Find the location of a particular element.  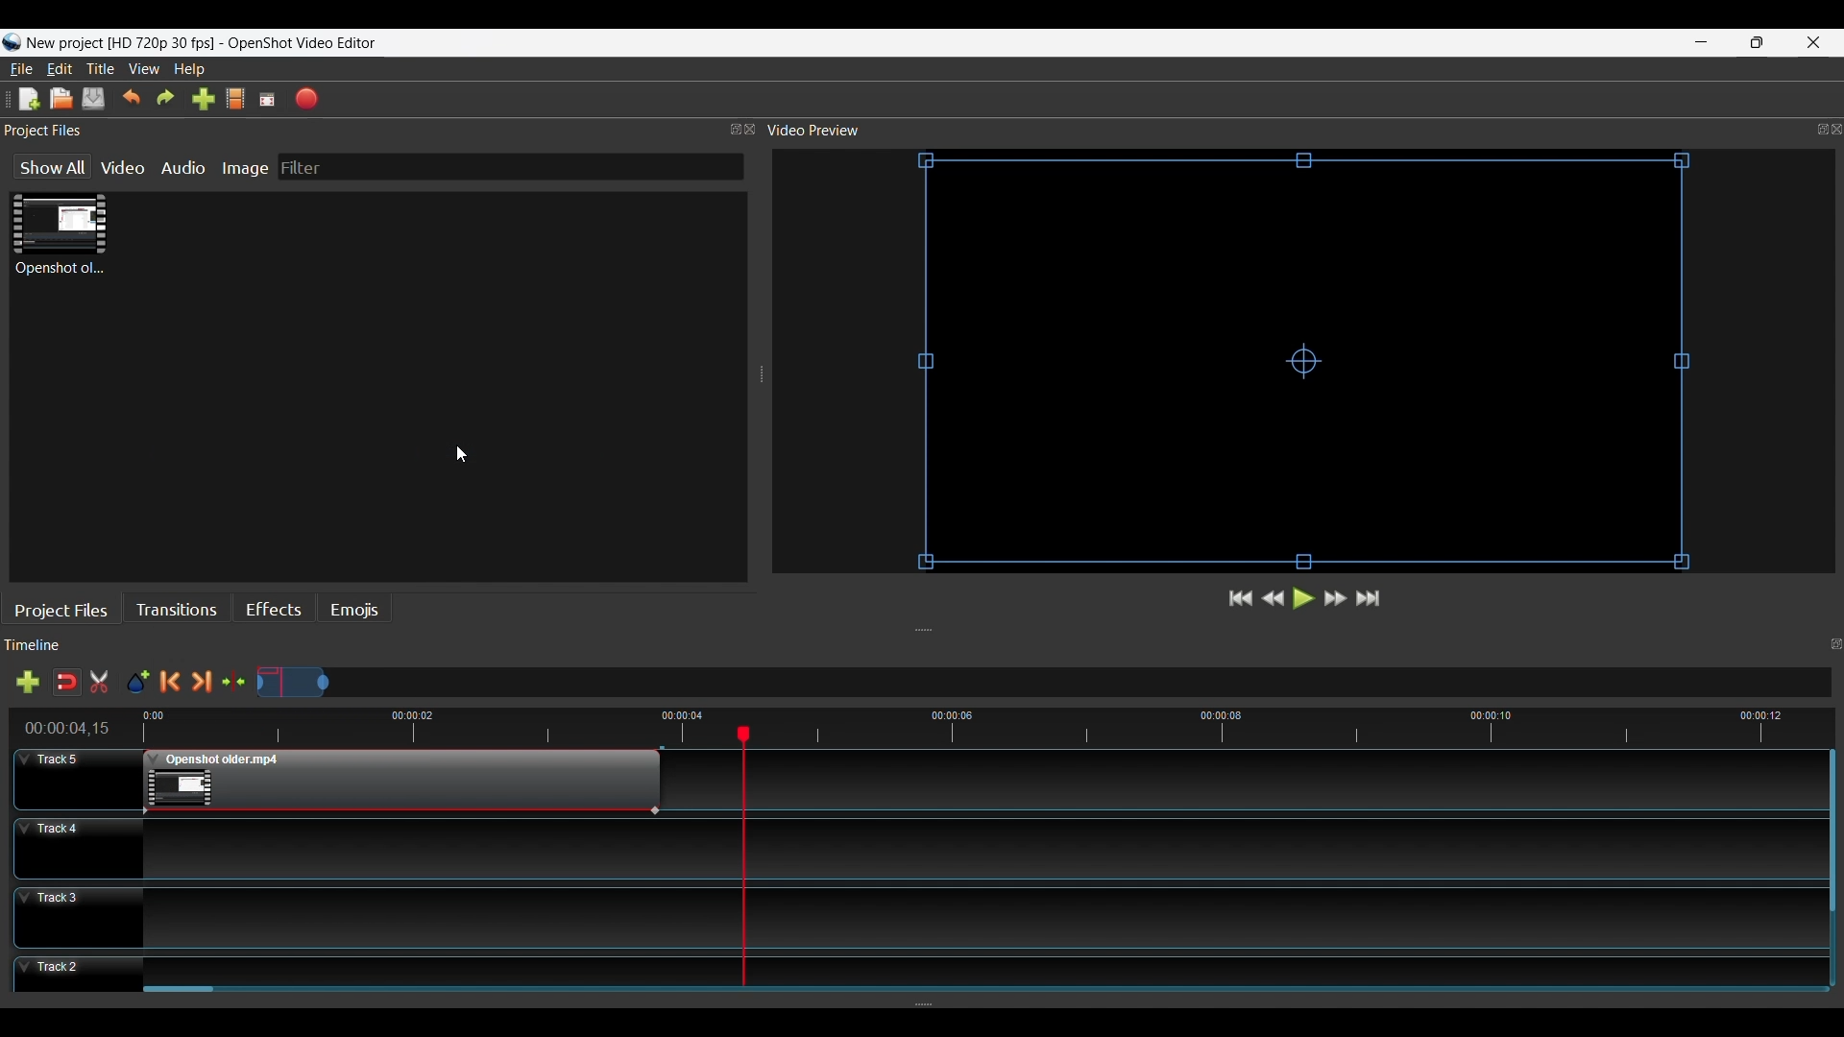

Video is located at coordinates (125, 167).